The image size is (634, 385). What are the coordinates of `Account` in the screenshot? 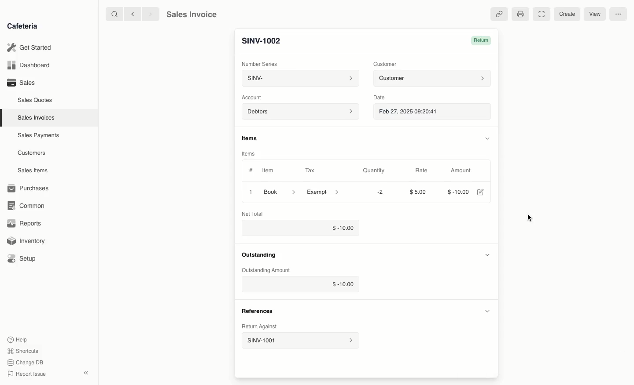 It's located at (254, 98).